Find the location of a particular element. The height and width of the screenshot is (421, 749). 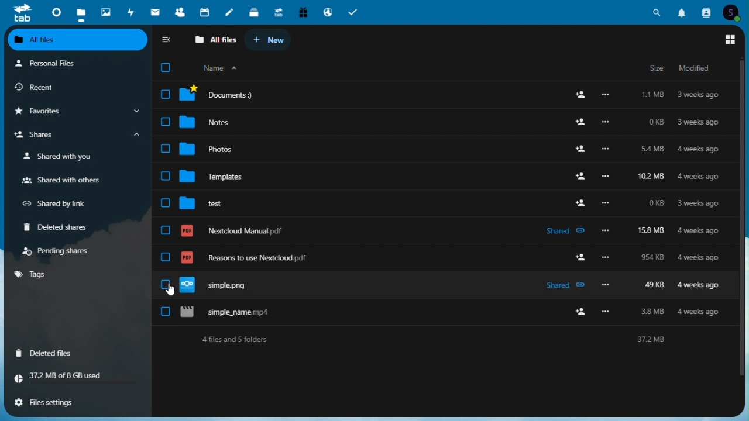

4 files and 5 folders is located at coordinates (446, 339).